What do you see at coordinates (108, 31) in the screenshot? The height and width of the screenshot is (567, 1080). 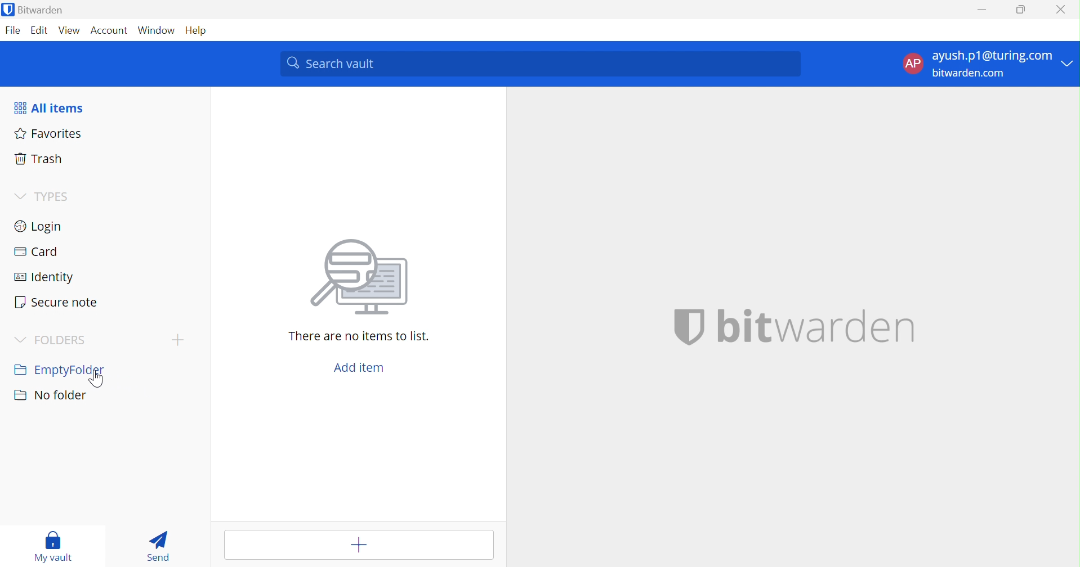 I see `Account` at bounding box center [108, 31].